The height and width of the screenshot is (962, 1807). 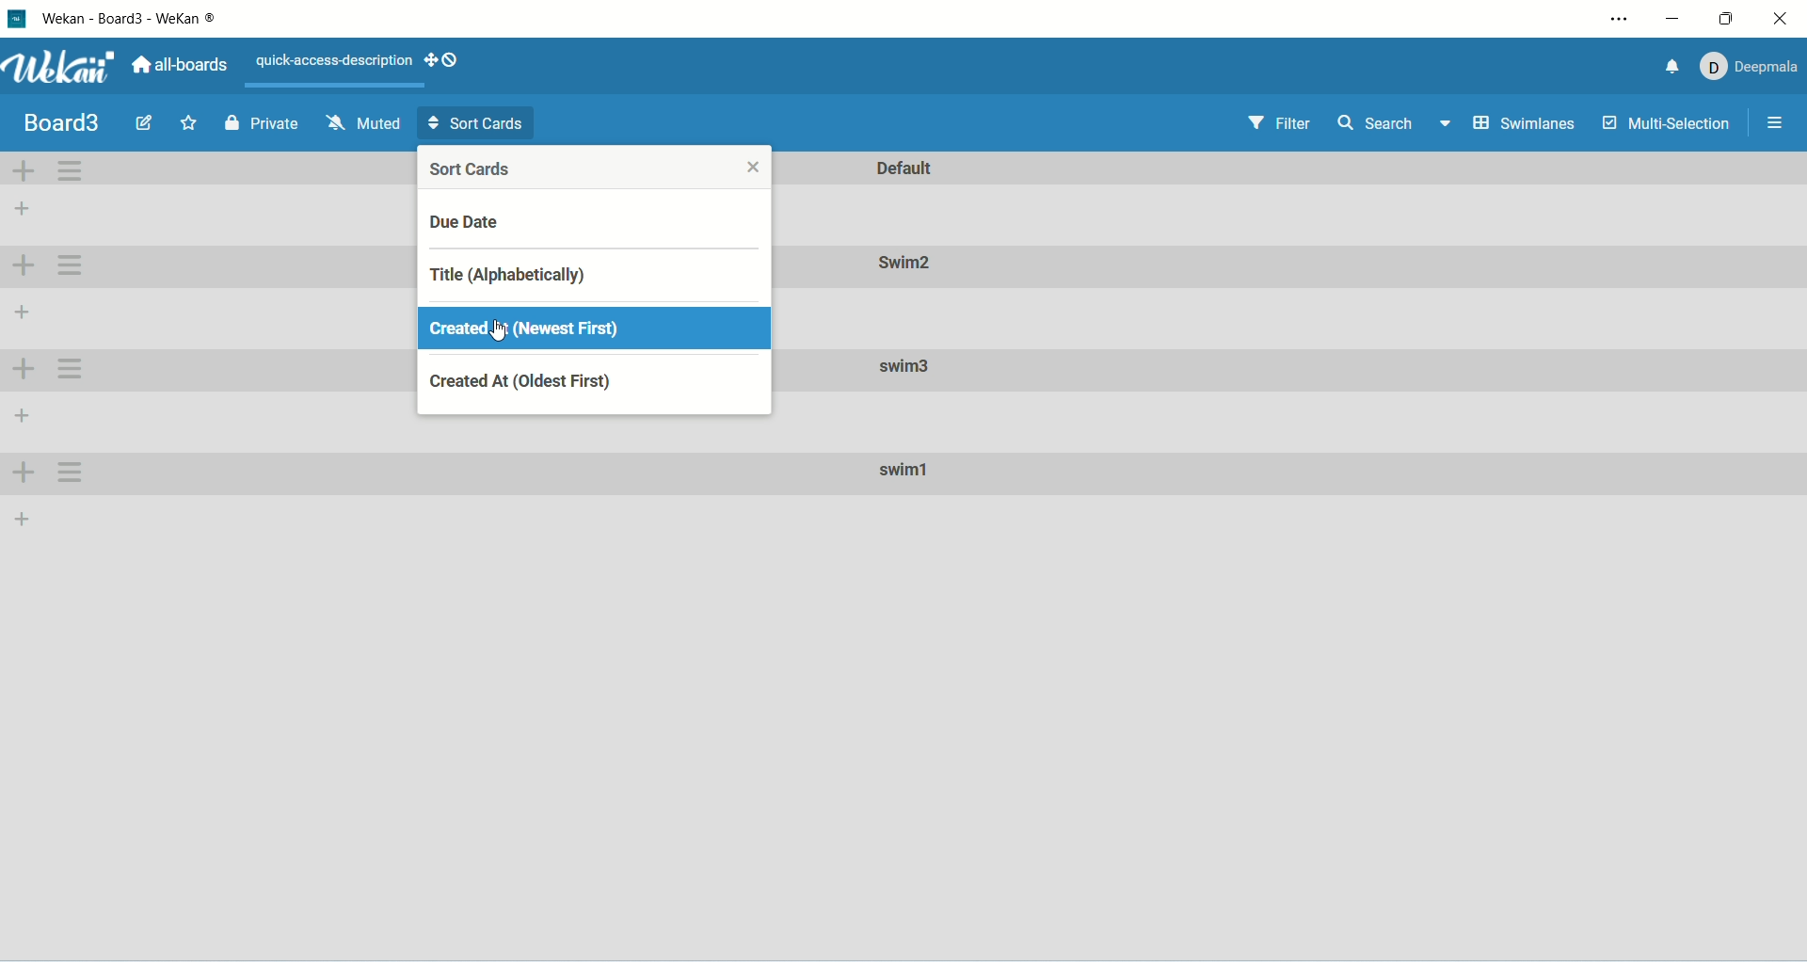 What do you see at coordinates (1663, 67) in the screenshot?
I see `notification` at bounding box center [1663, 67].